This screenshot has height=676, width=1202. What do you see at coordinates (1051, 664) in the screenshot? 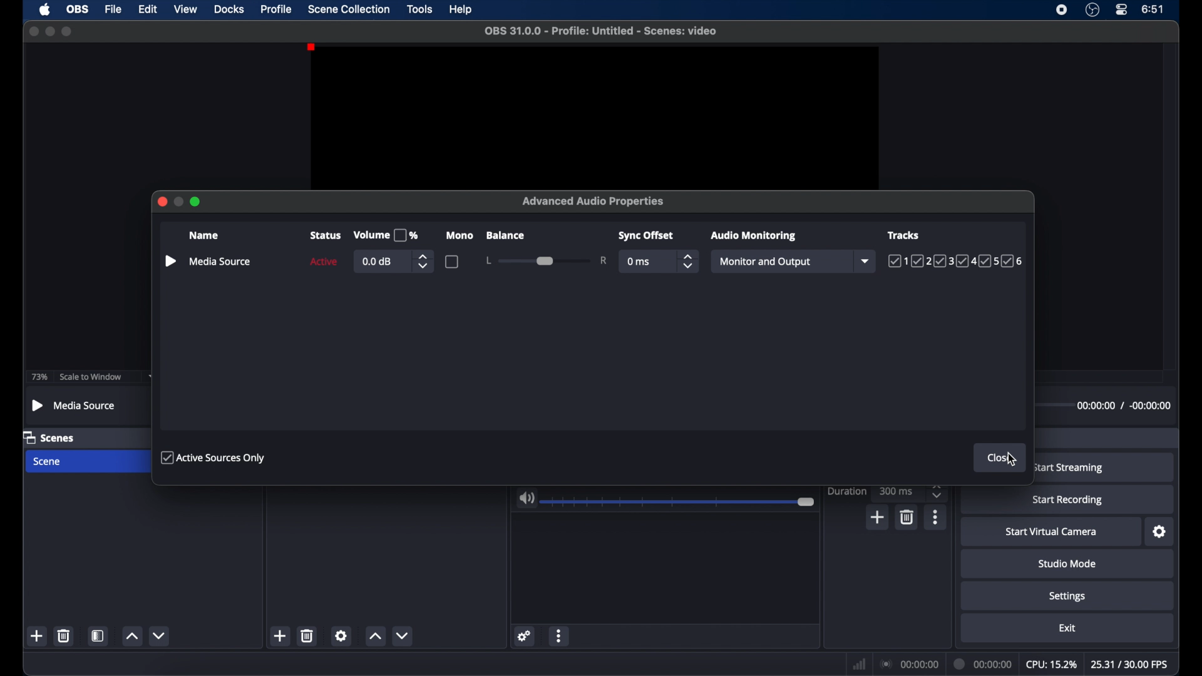
I see `cpu` at bounding box center [1051, 664].